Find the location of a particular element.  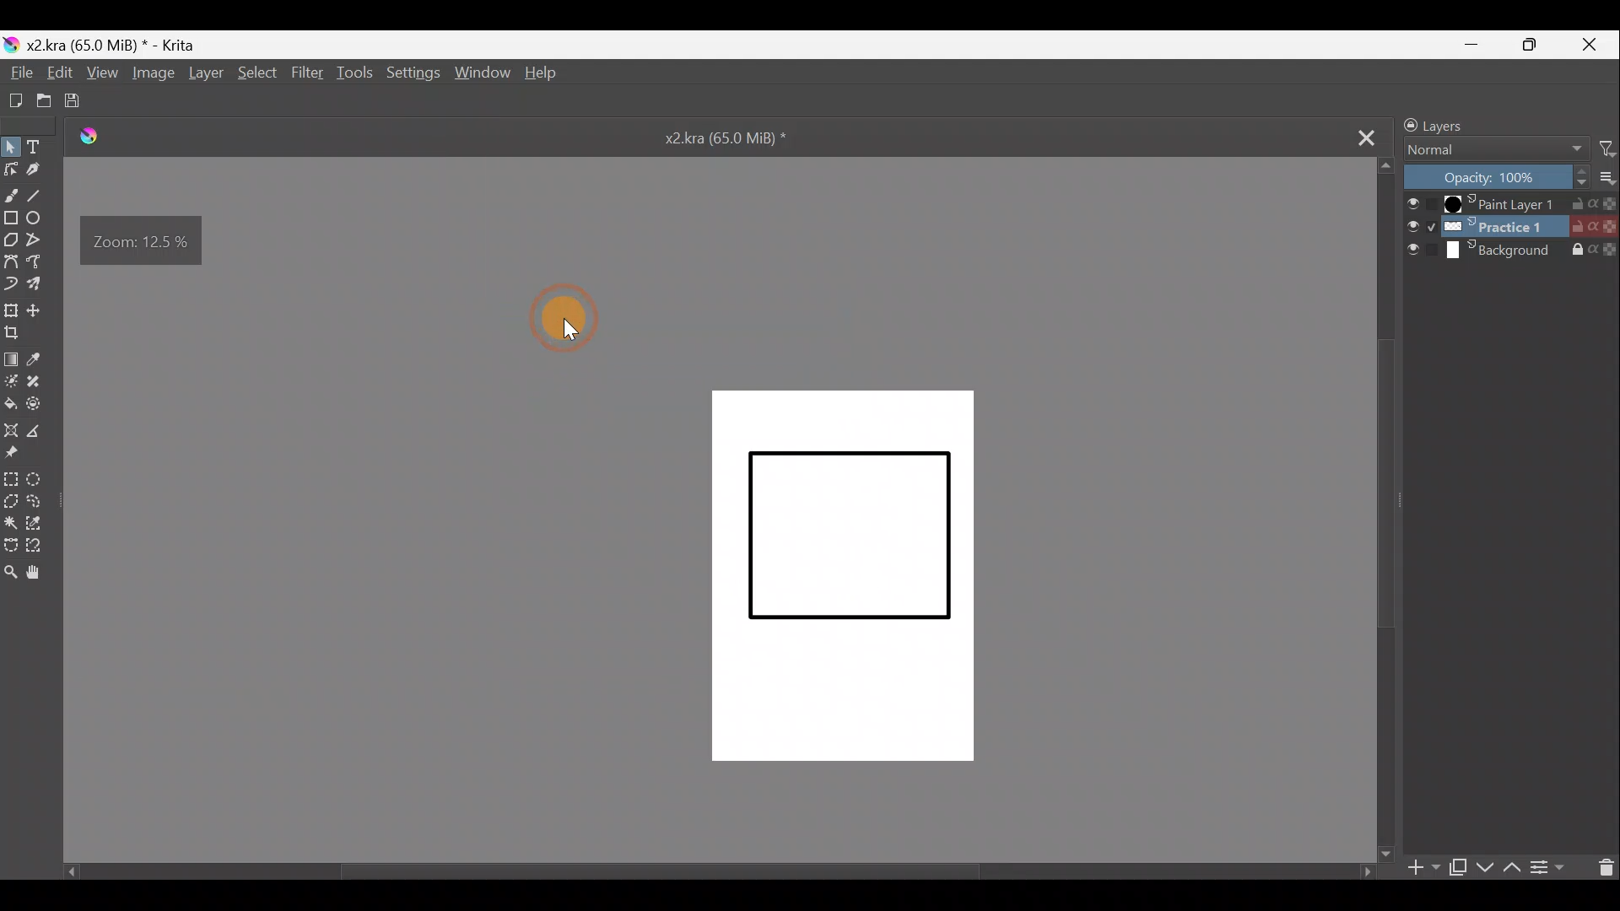

Cursor is located at coordinates (572, 315).